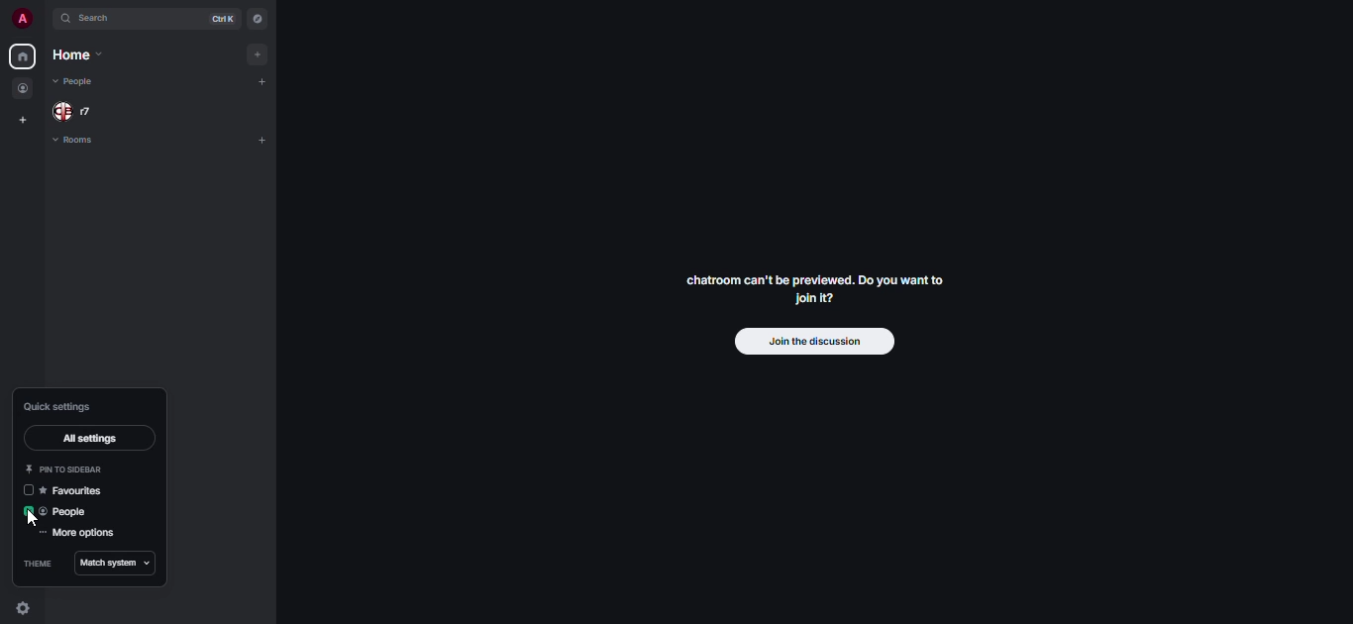 The image size is (1353, 624). Describe the element at coordinates (258, 19) in the screenshot. I see `navigator` at that location.